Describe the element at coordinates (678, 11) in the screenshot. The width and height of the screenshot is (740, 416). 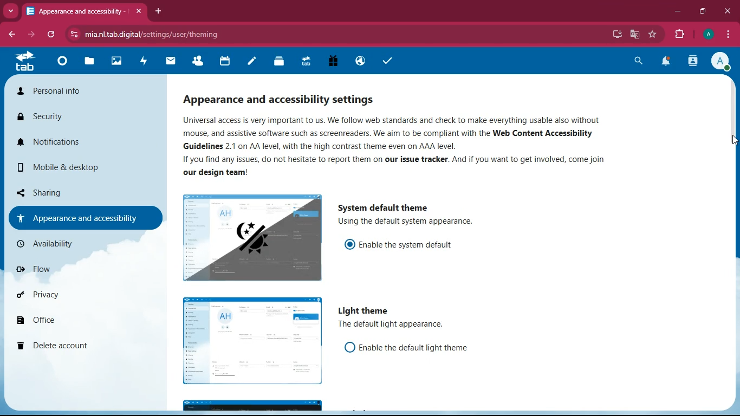
I see `minimize` at that location.